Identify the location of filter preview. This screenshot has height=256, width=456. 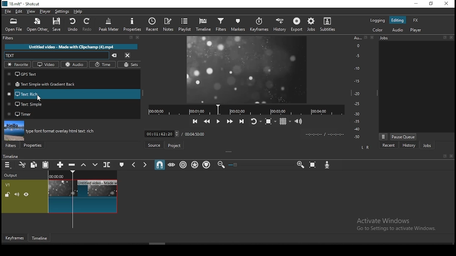
(72, 130).